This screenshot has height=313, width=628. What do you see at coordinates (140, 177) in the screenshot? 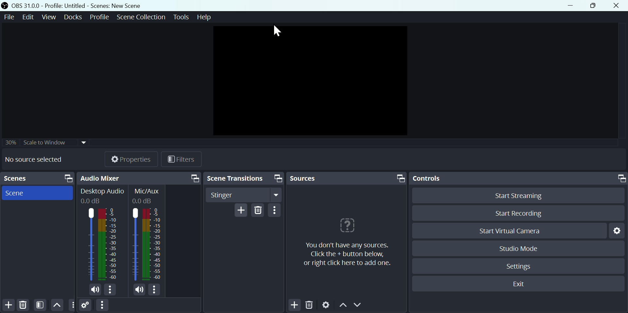
I see `Audio mixer` at bounding box center [140, 177].